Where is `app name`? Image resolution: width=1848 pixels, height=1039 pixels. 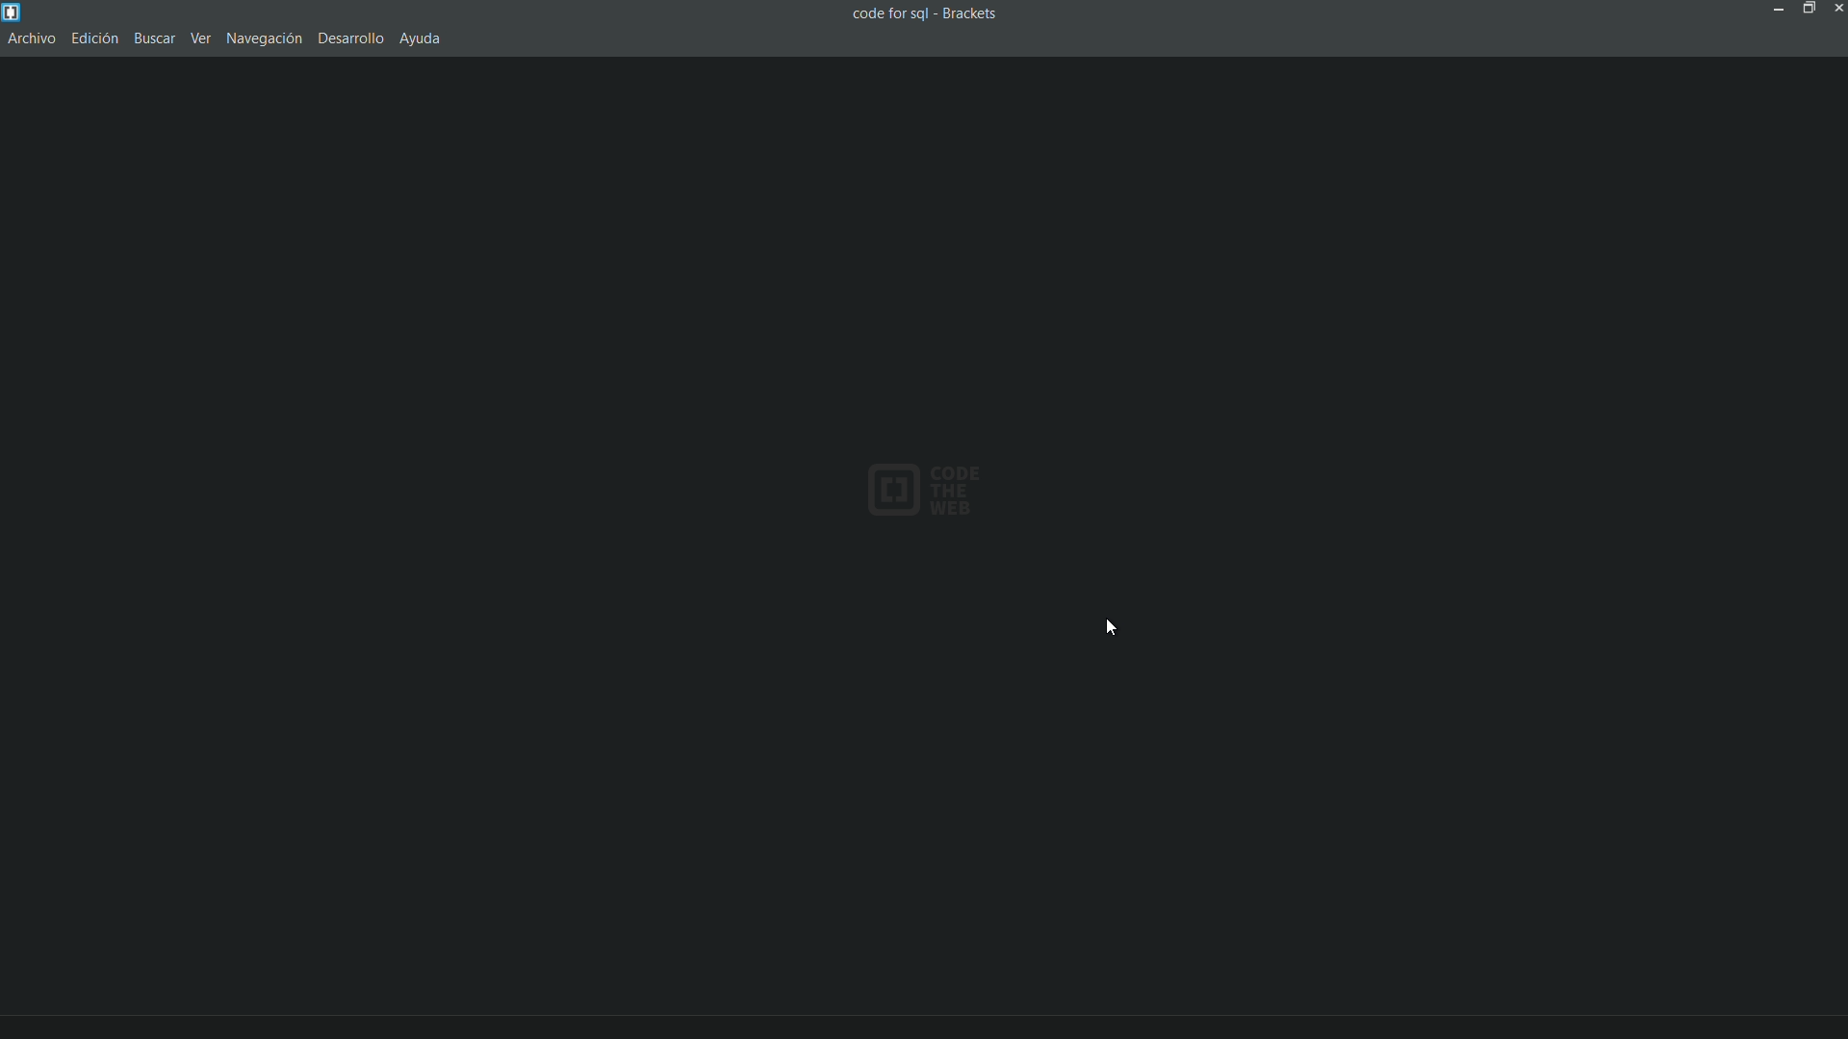 app name is located at coordinates (972, 13).